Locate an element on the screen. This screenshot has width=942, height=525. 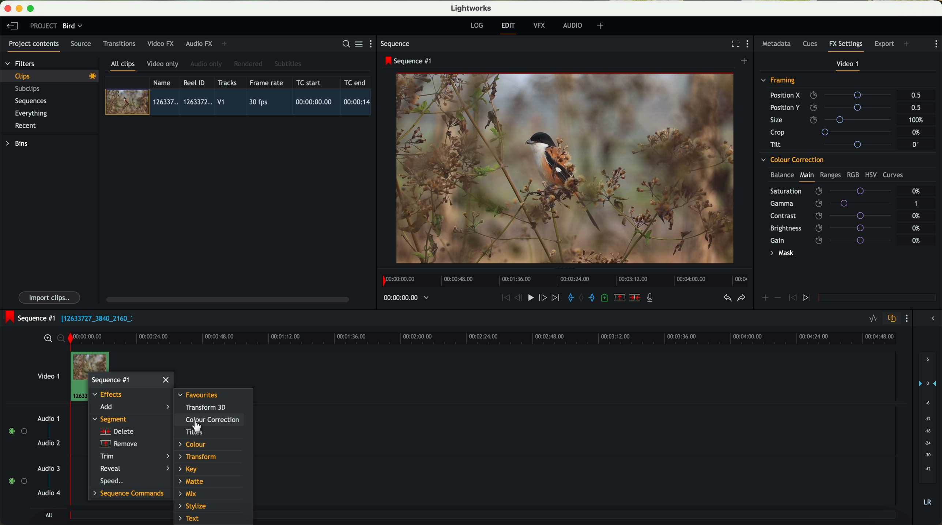
0% is located at coordinates (916, 191).